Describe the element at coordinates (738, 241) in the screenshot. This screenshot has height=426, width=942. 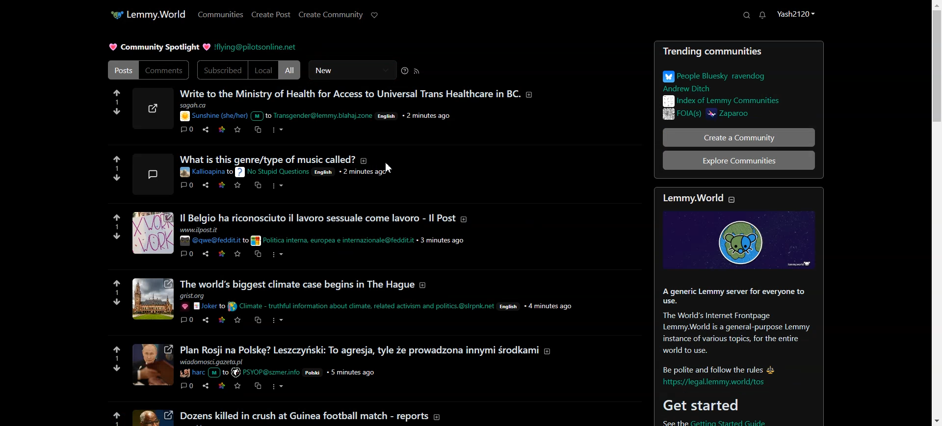
I see `Image` at that location.